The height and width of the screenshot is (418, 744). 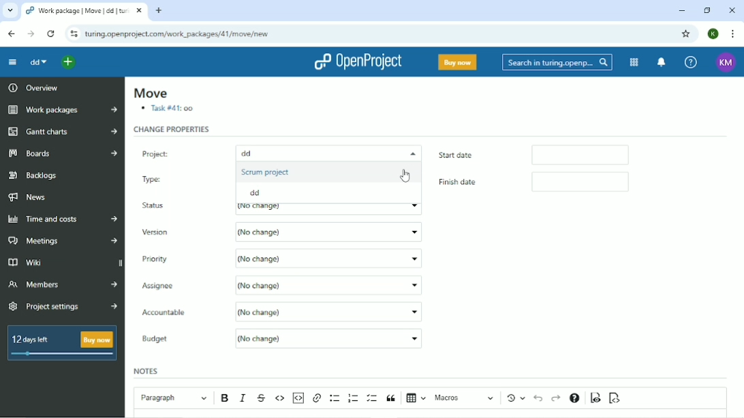 I want to click on Cursor, so click(x=405, y=176).